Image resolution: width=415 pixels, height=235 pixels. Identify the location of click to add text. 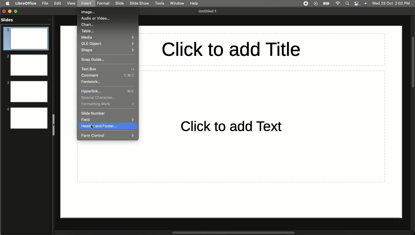
(226, 126).